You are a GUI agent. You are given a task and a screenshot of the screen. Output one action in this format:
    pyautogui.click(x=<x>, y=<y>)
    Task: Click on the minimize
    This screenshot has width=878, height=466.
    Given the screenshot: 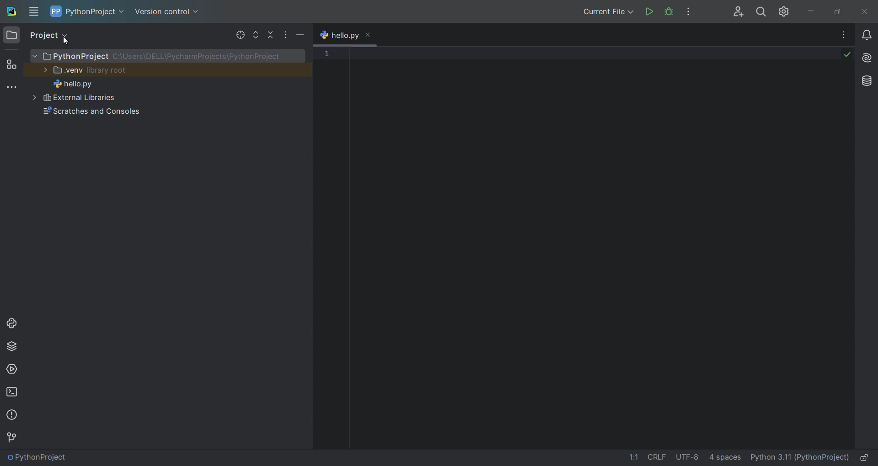 What is the action you would take?
    pyautogui.click(x=301, y=34)
    